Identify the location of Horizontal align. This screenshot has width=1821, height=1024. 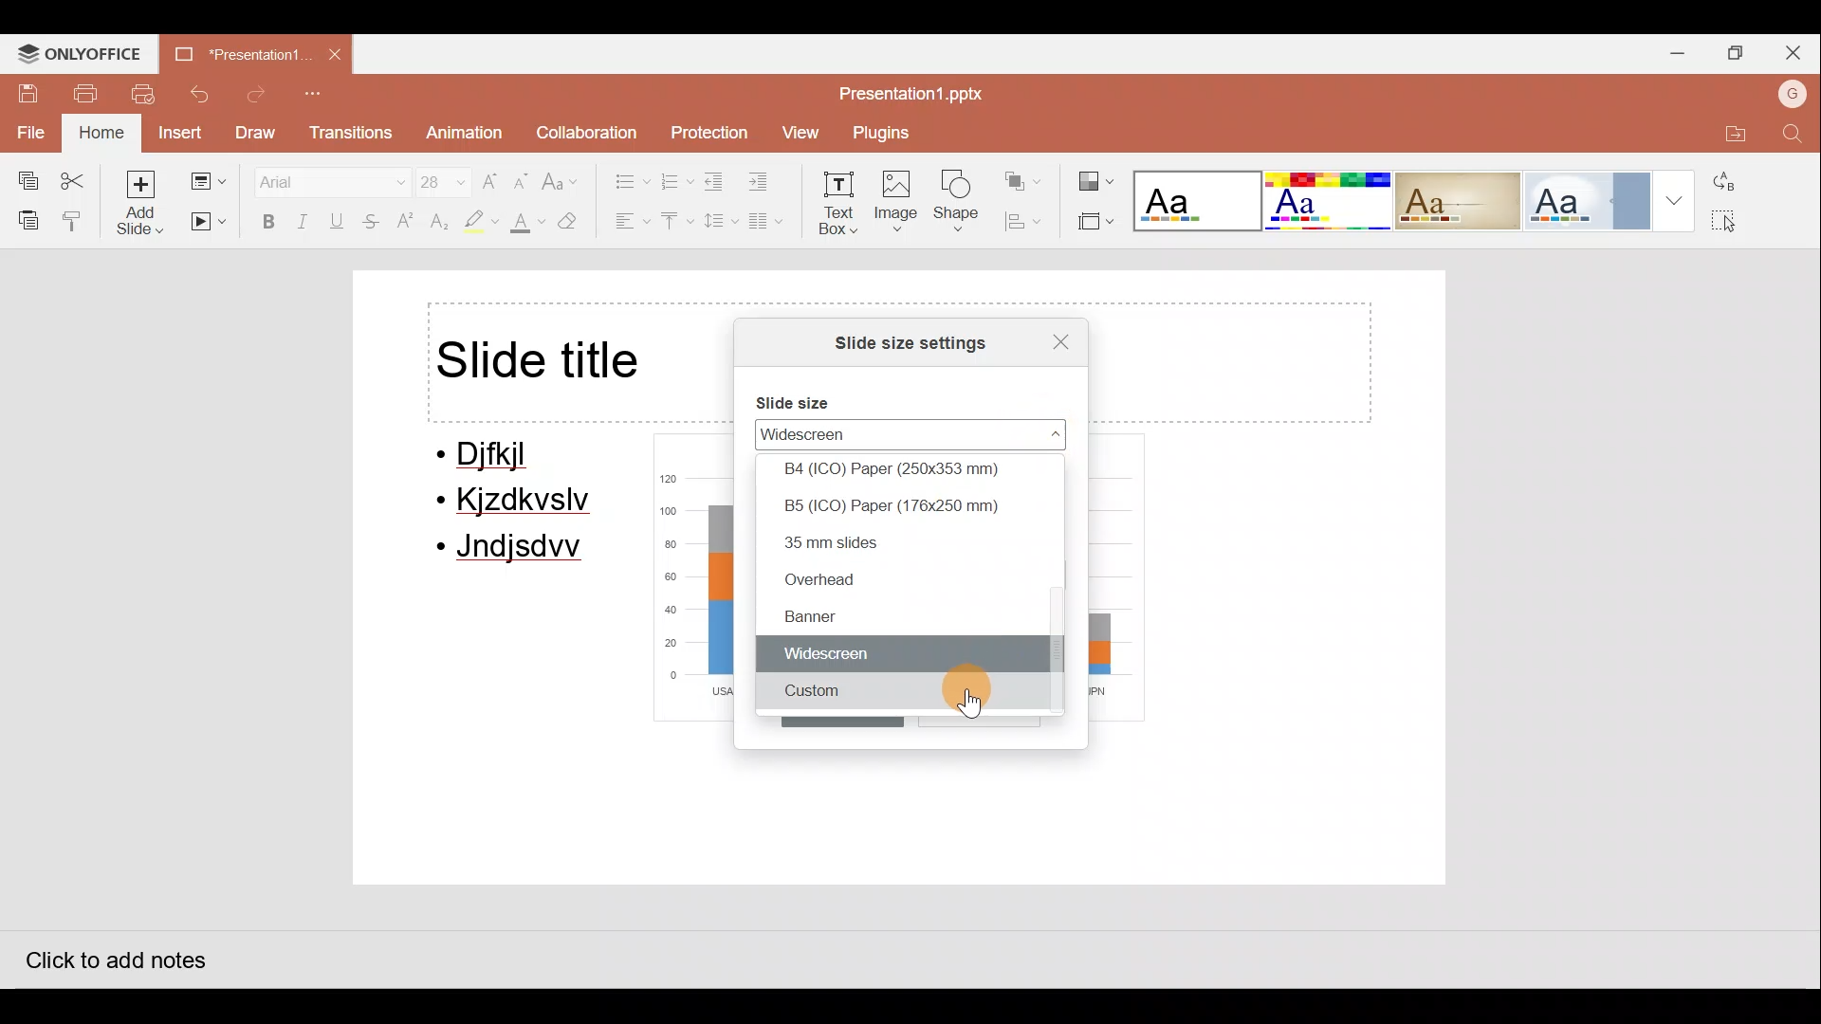
(627, 223).